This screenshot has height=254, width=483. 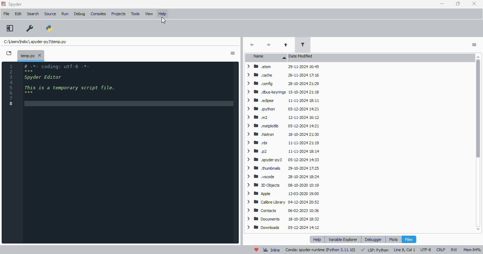 What do you see at coordinates (9, 53) in the screenshot?
I see `browse tabs` at bounding box center [9, 53].